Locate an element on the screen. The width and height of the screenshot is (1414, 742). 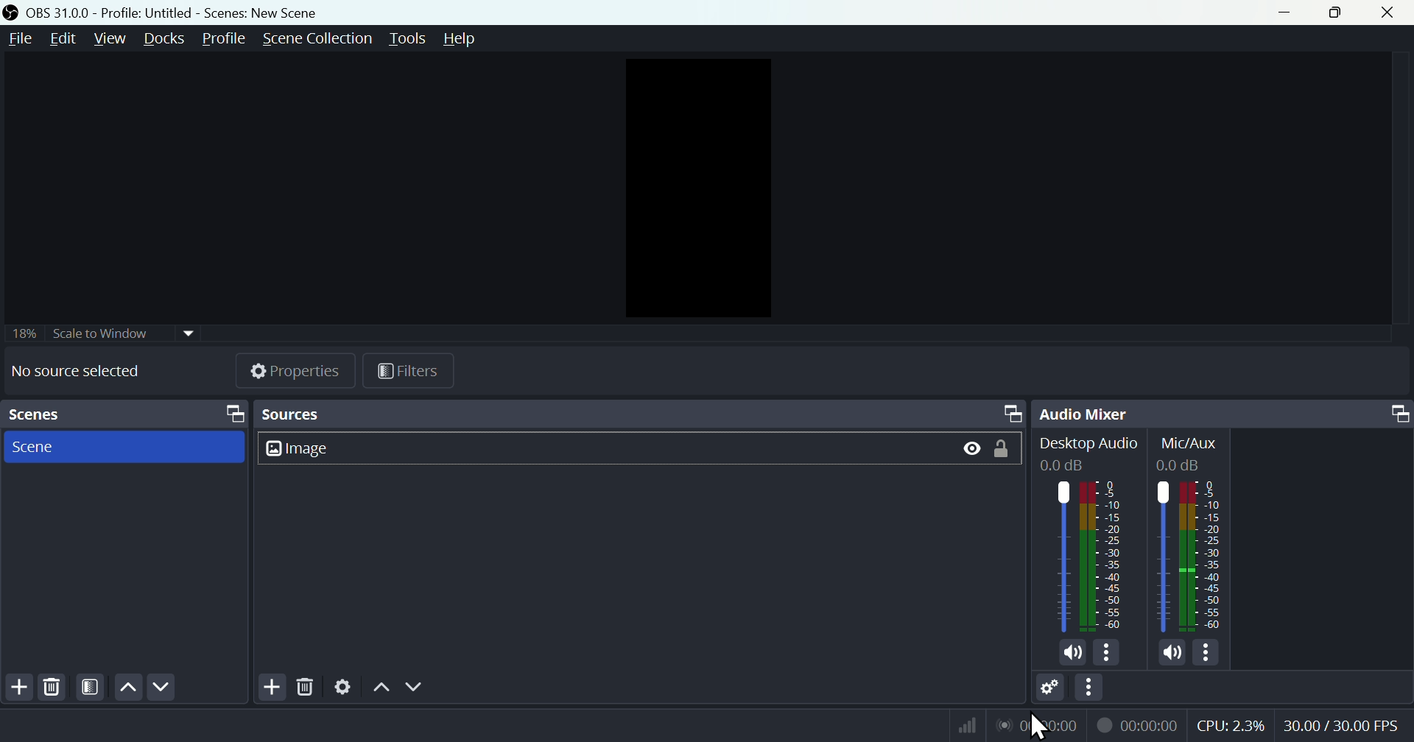
help is located at coordinates (463, 39).